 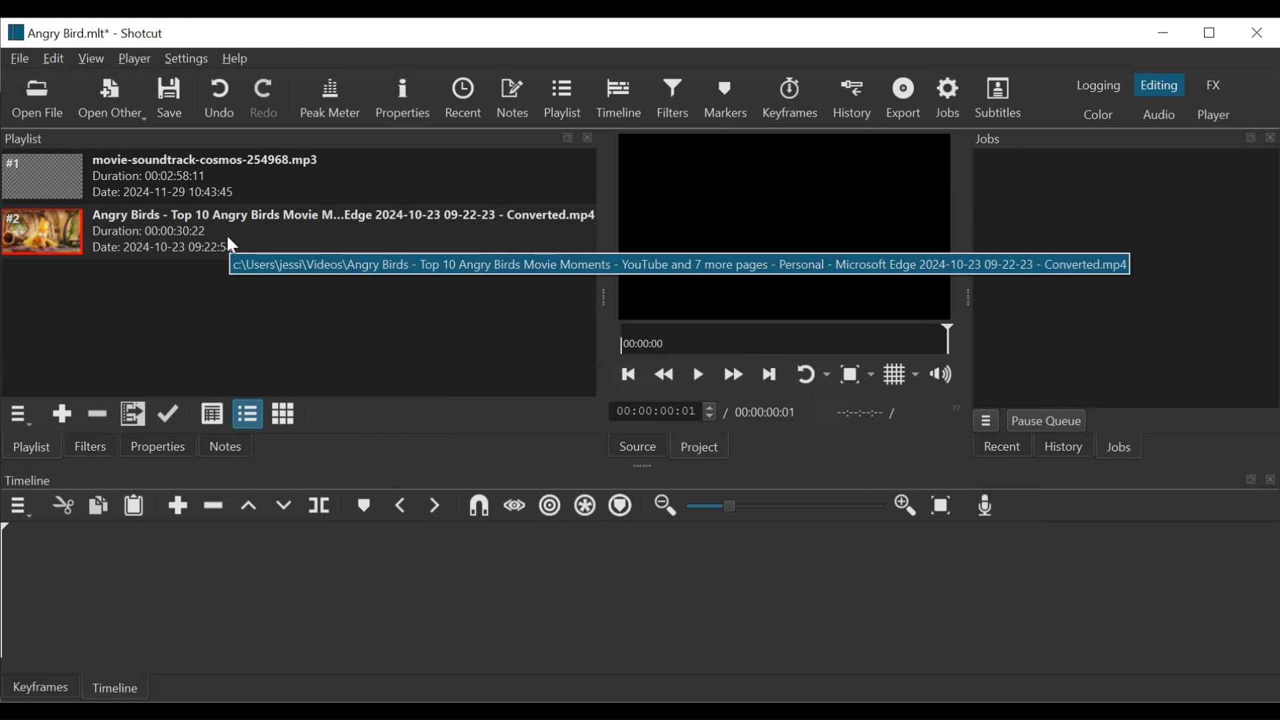 I want to click on Timeline, so click(x=119, y=687).